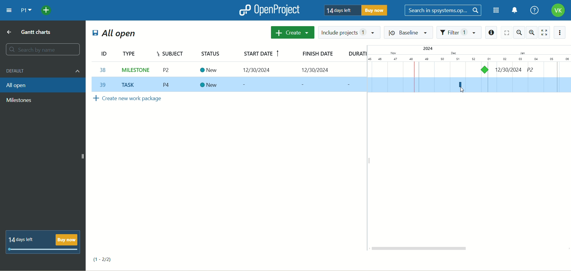  I want to click on add, so click(47, 11).